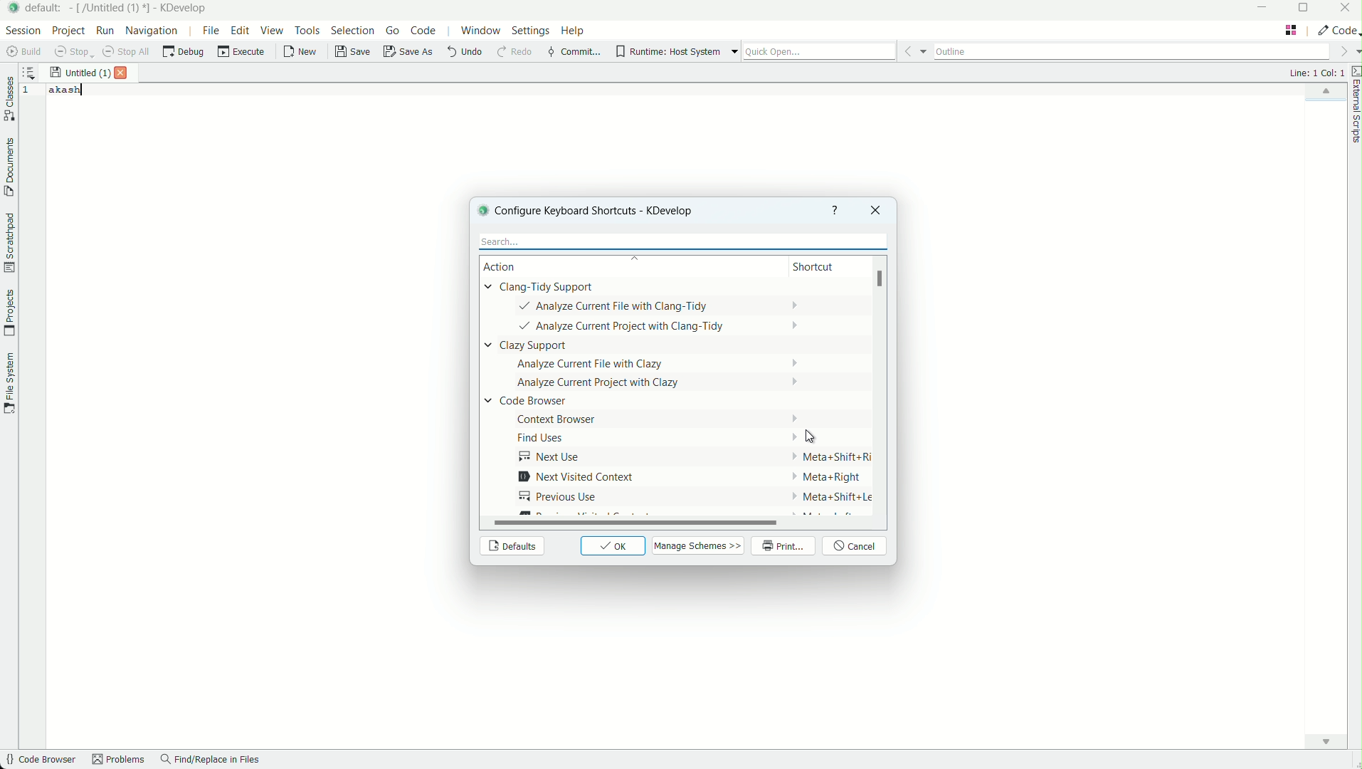  Describe the element at coordinates (301, 53) in the screenshot. I see `new` at that location.